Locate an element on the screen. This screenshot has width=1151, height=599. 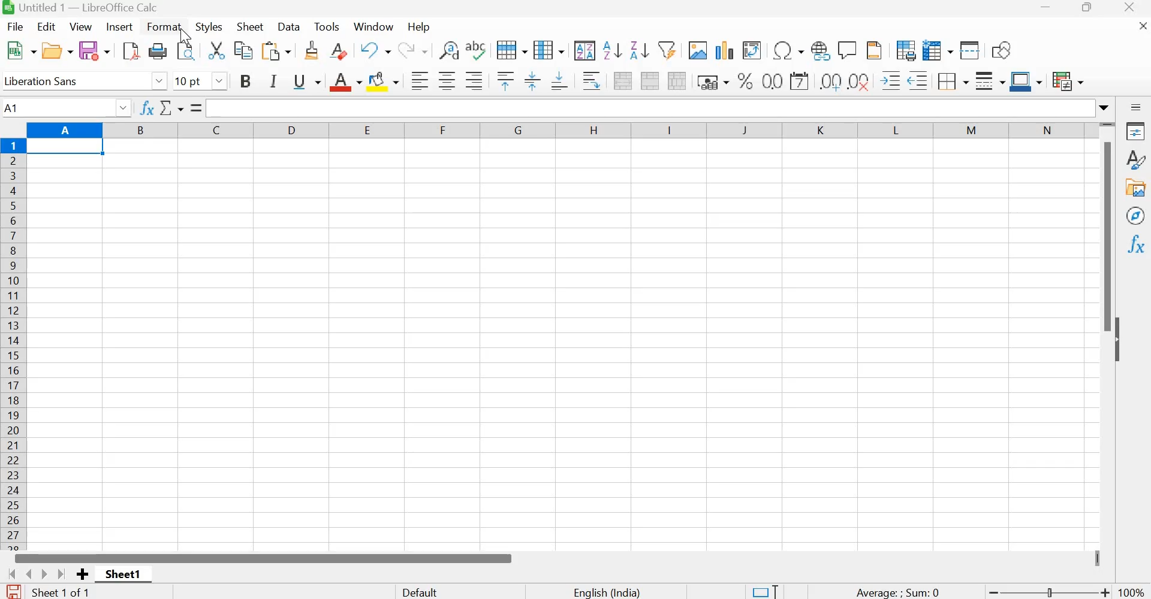
Average: Sum 0 is located at coordinates (896, 591).